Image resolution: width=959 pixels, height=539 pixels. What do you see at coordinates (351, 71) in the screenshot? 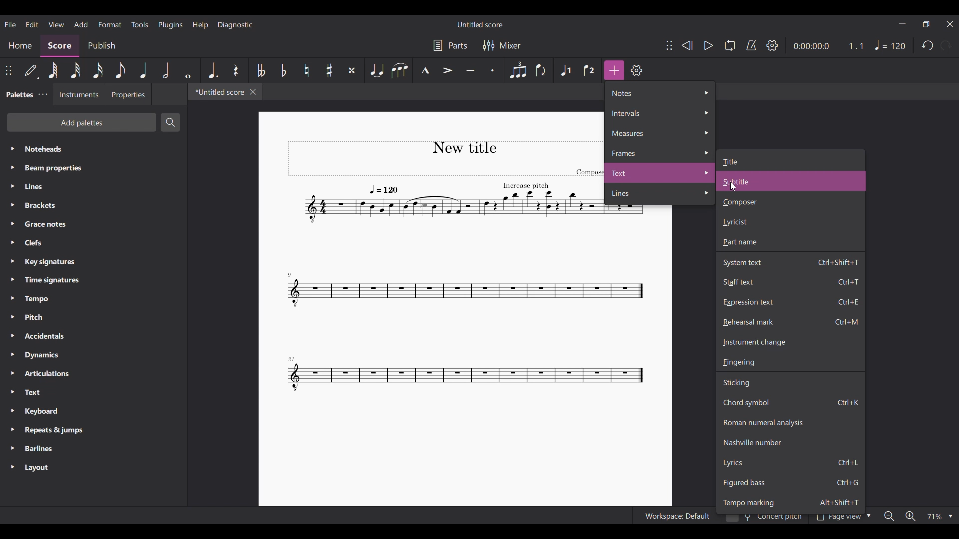
I see `Toggle double sharp` at bounding box center [351, 71].